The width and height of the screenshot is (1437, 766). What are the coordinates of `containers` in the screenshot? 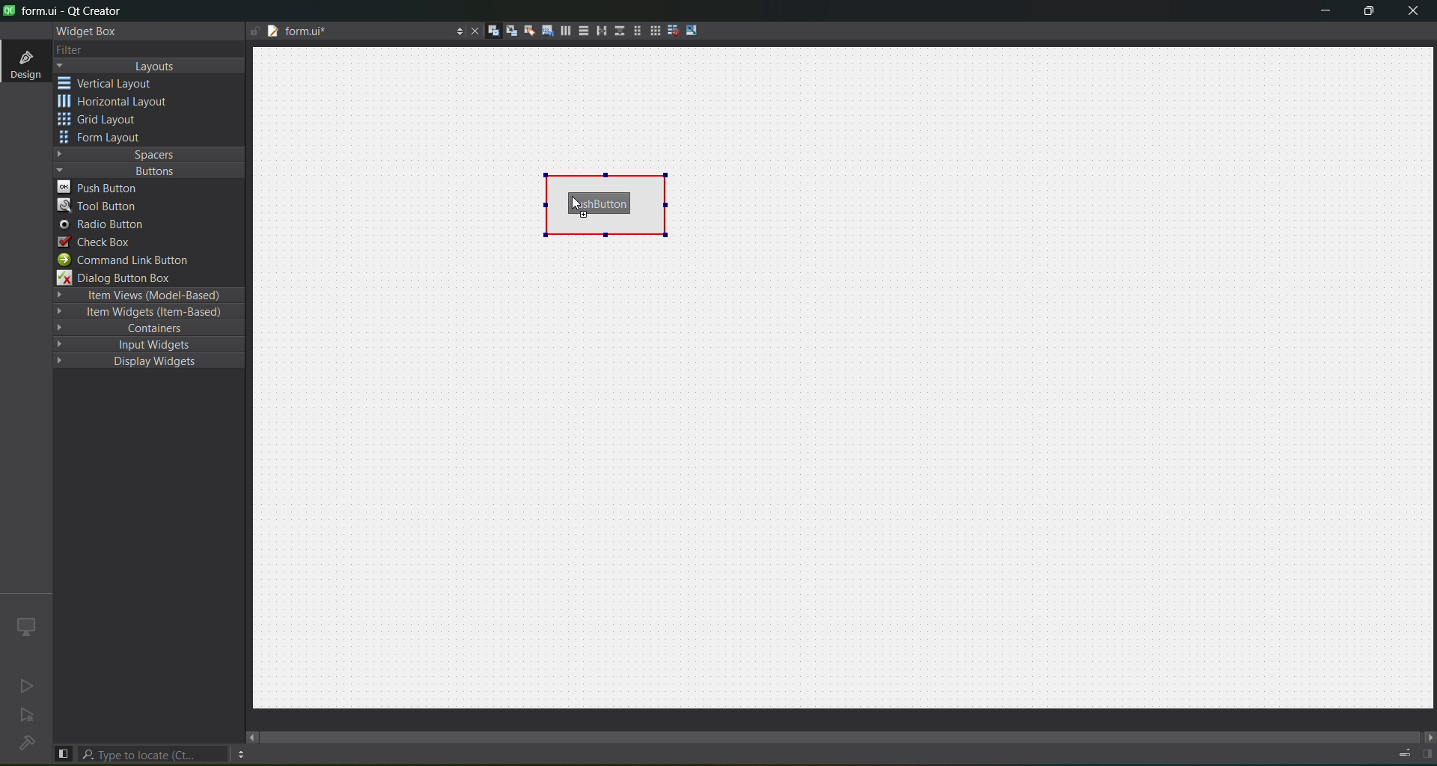 It's located at (151, 330).